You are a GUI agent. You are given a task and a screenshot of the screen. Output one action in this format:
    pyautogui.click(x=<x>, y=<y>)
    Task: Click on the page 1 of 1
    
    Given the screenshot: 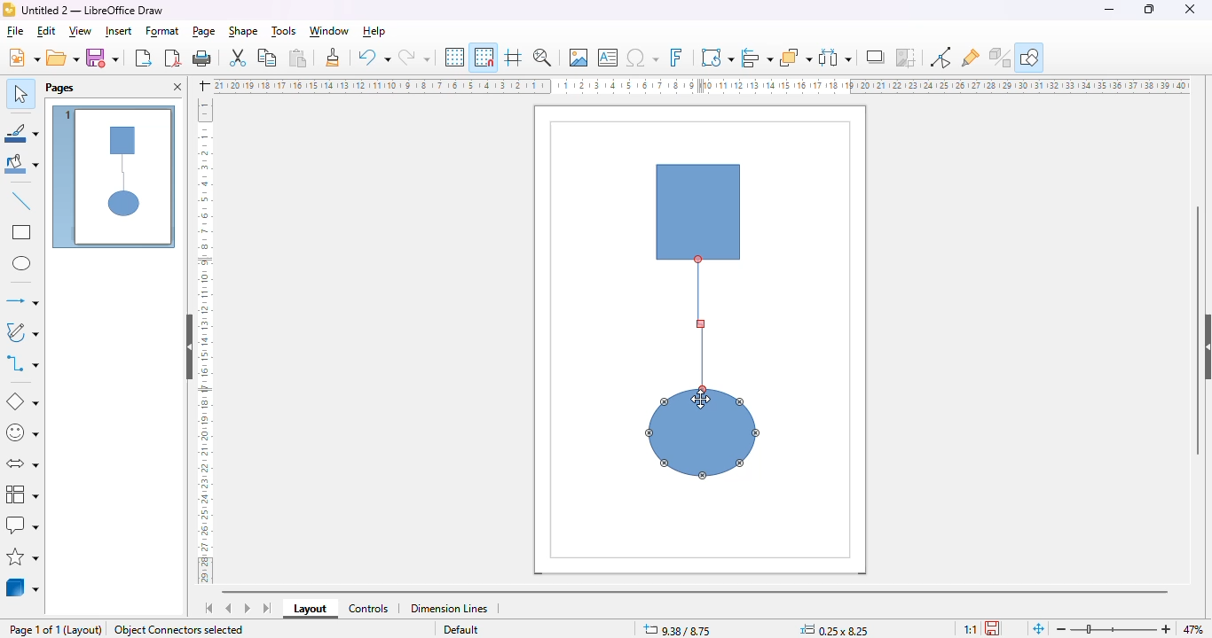 What is the action you would take?
    pyautogui.click(x=35, y=630)
    